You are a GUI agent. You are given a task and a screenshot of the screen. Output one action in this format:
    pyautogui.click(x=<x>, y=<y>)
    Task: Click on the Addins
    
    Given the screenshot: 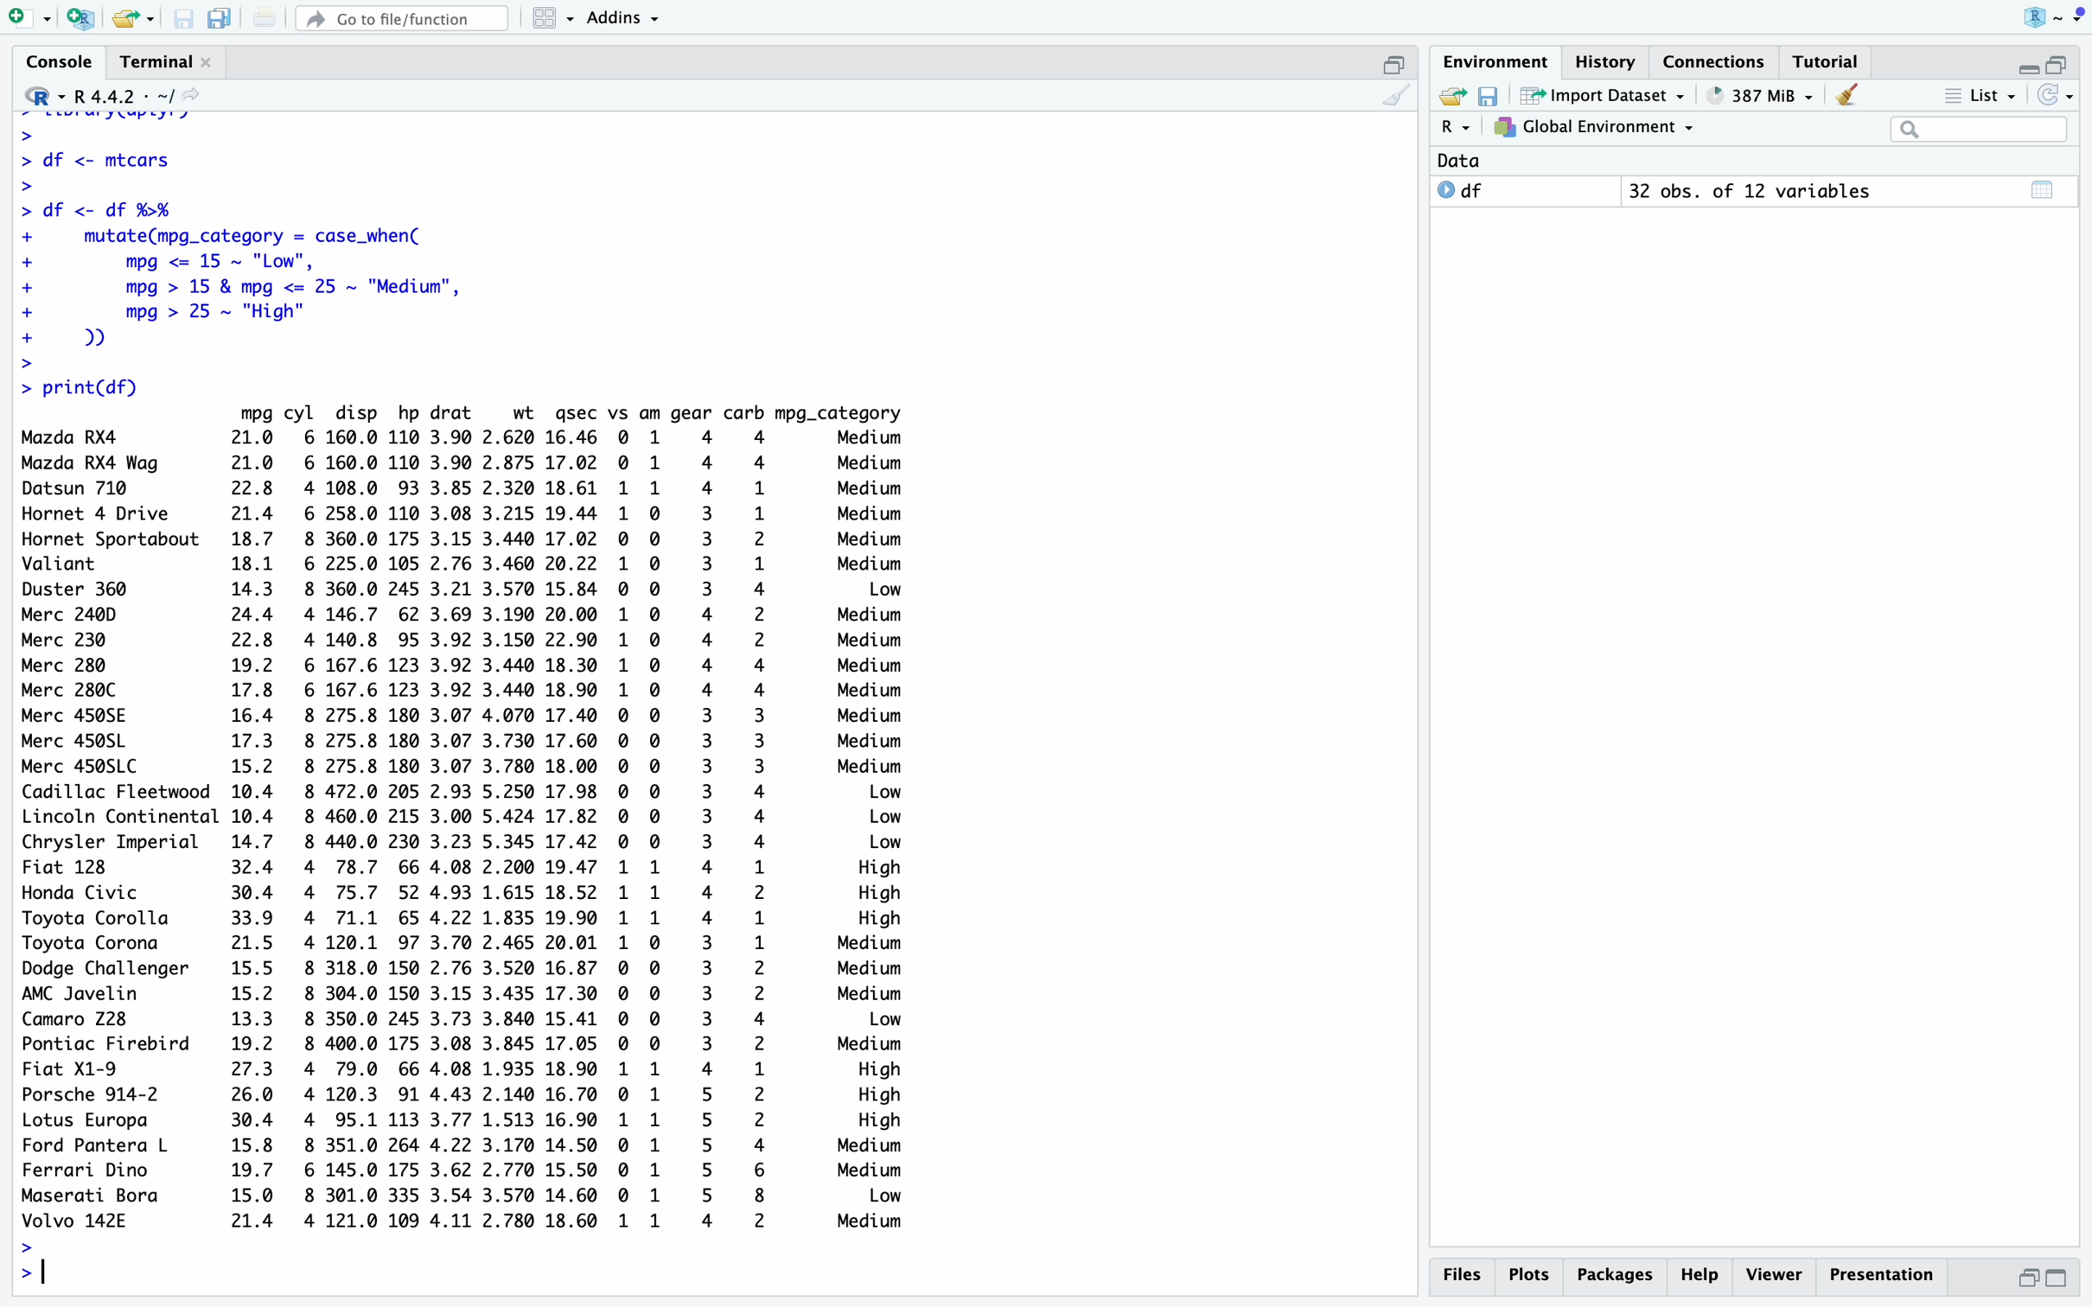 What is the action you would take?
    pyautogui.click(x=624, y=18)
    